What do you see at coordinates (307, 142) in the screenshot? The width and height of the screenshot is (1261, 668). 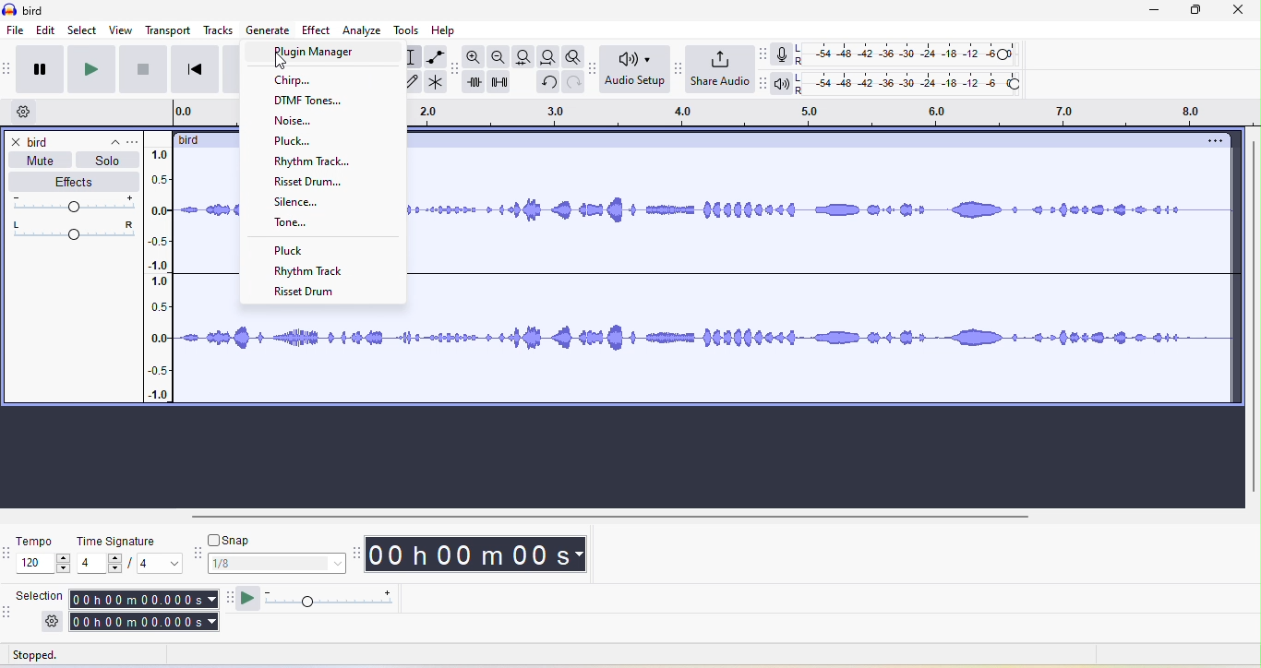 I see `pluck` at bounding box center [307, 142].